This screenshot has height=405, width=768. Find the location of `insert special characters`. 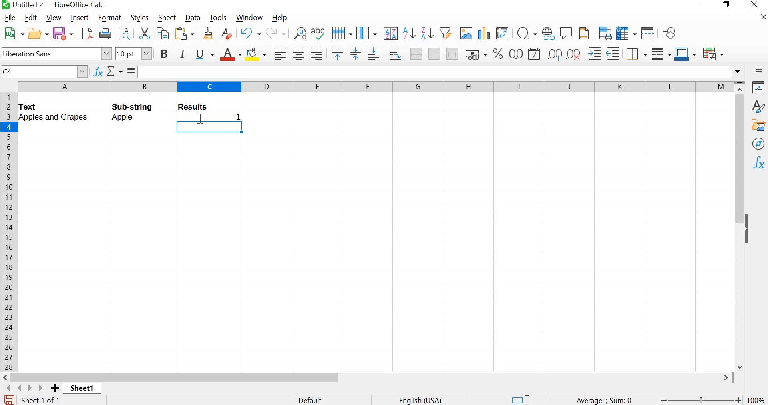

insert special characters is located at coordinates (525, 34).